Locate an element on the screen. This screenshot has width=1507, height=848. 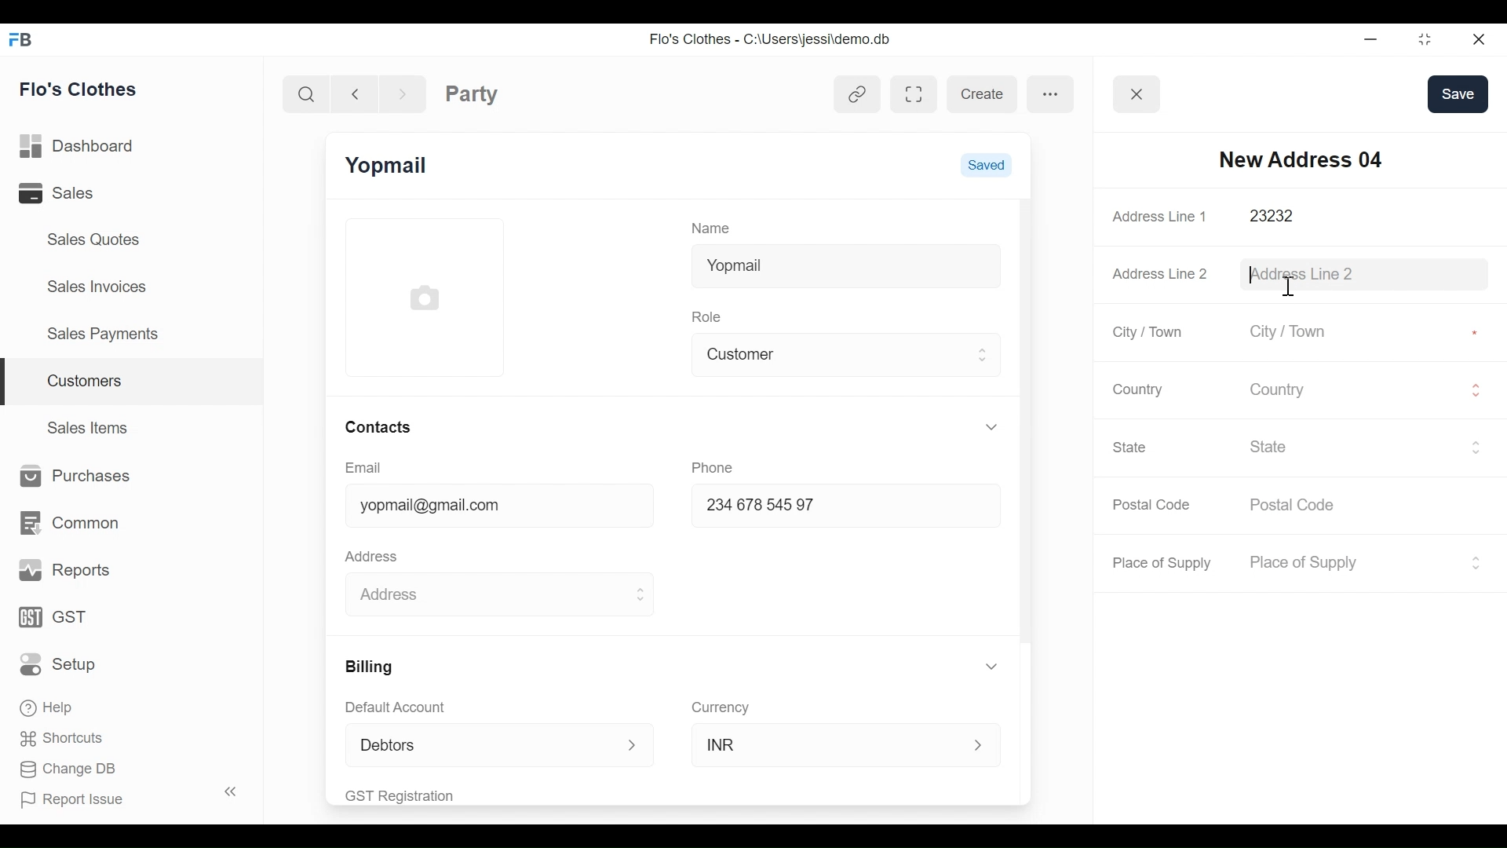
Country is located at coordinates (1353, 388).